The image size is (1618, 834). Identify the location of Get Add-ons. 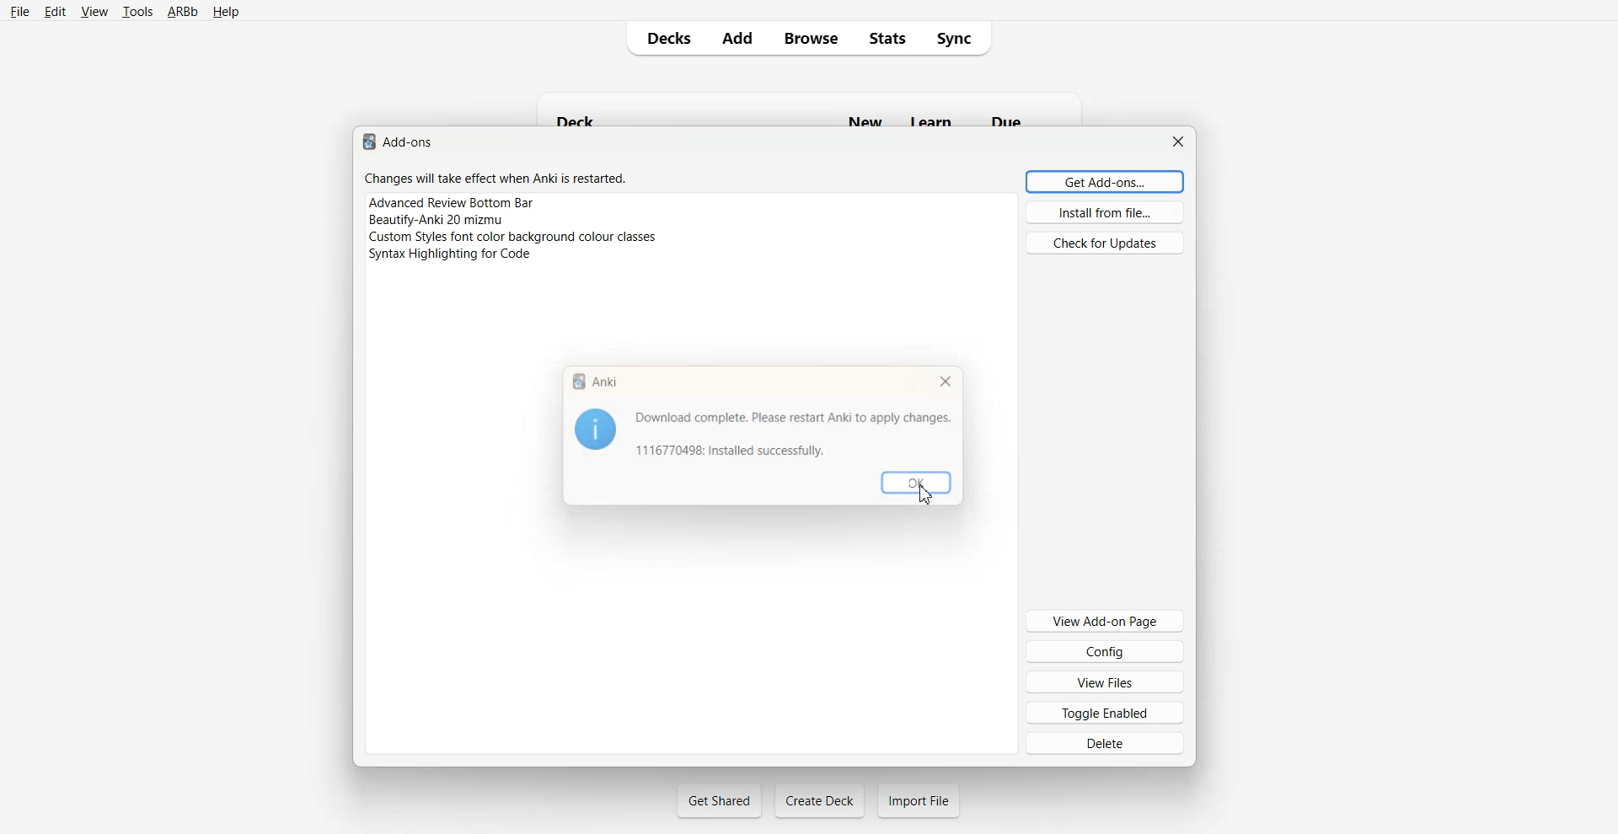
(1106, 181).